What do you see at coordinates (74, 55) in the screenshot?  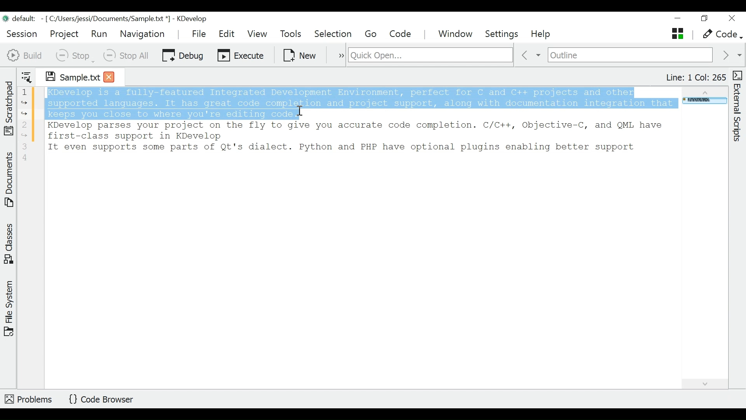 I see `Stop` at bounding box center [74, 55].